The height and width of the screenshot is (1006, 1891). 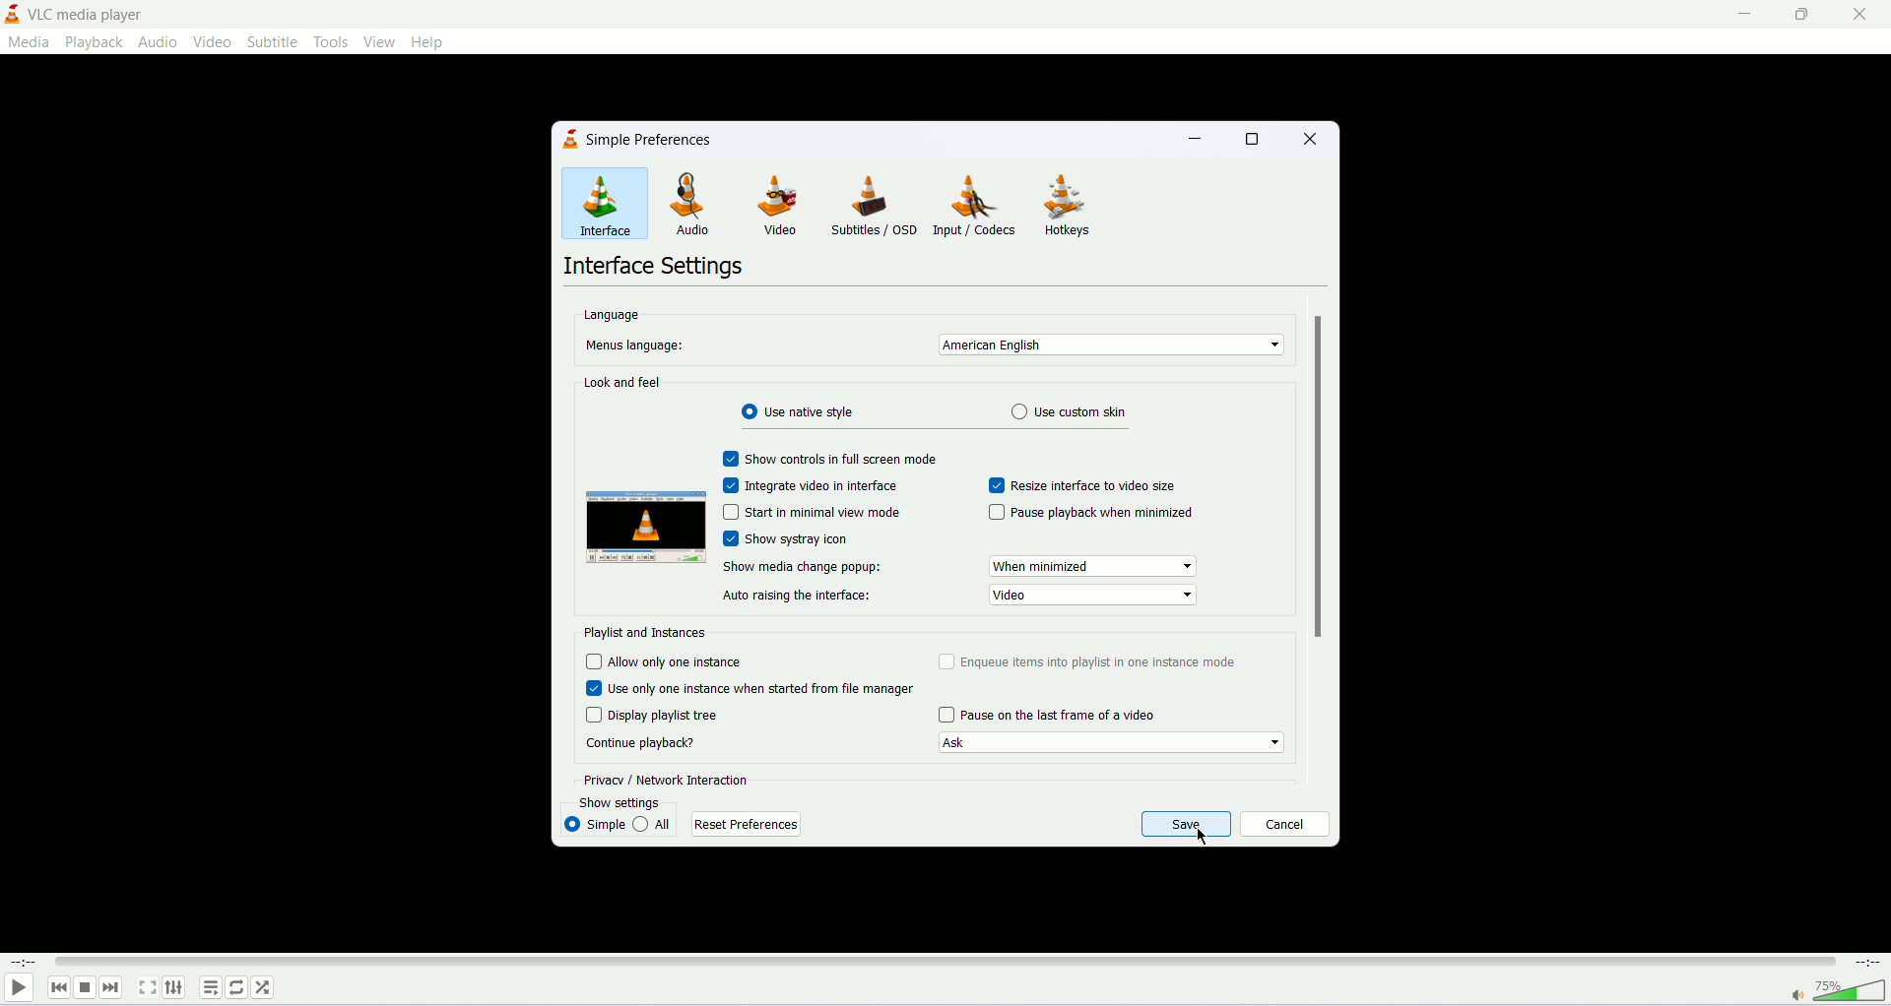 I want to click on start in minimal mode, so click(x=811, y=513).